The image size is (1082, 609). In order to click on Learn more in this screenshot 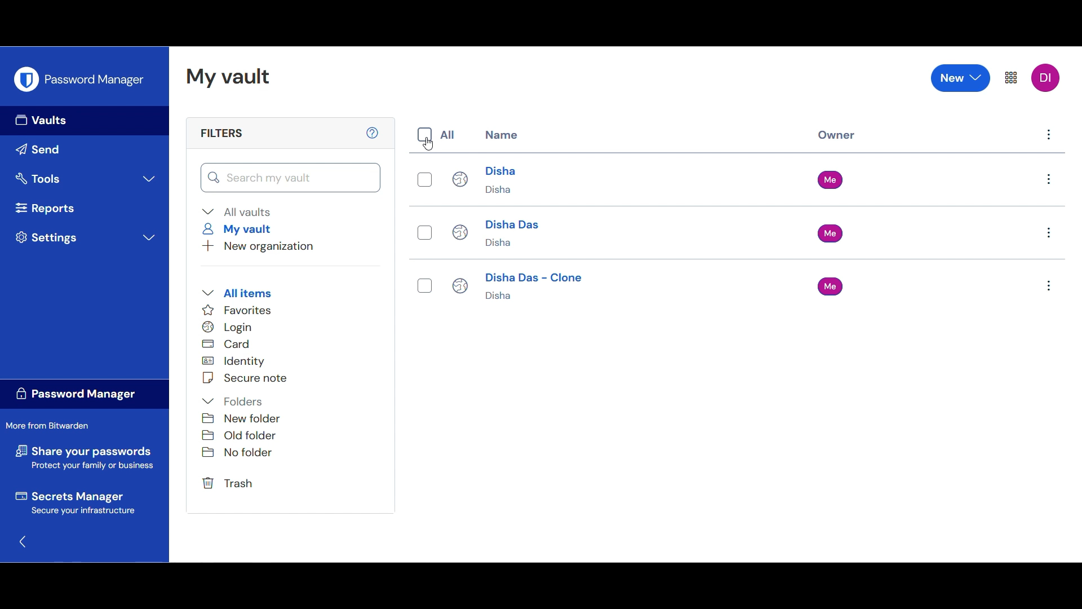, I will do `click(372, 133)`.